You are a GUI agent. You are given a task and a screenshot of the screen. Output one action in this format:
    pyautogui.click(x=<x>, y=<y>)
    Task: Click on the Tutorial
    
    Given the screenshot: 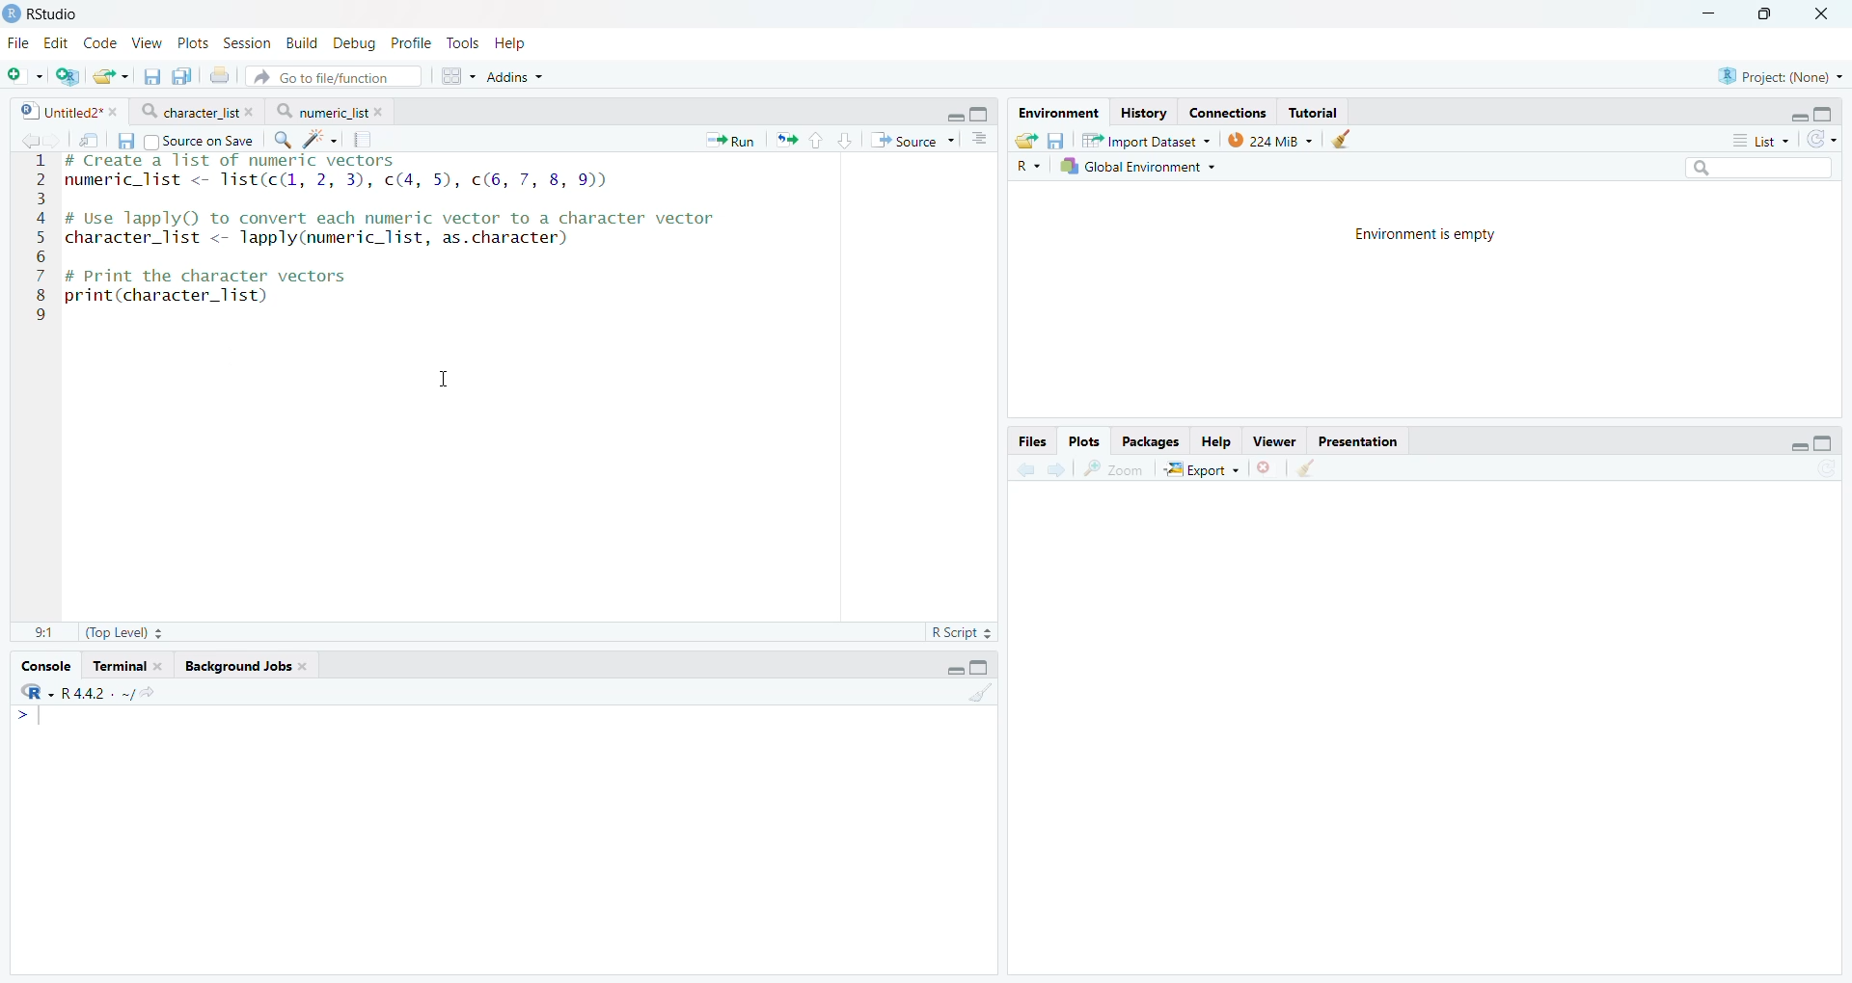 What is the action you would take?
    pyautogui.click(x=1314, y=113)
    